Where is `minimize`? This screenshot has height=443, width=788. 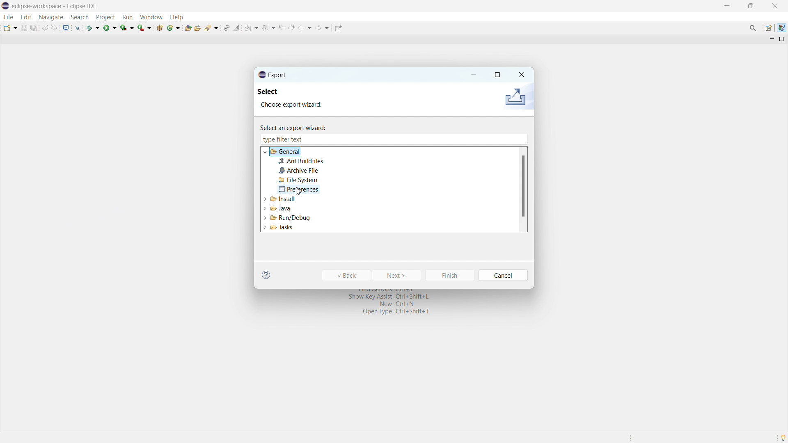
minimize is located at coordinates (726, 5).